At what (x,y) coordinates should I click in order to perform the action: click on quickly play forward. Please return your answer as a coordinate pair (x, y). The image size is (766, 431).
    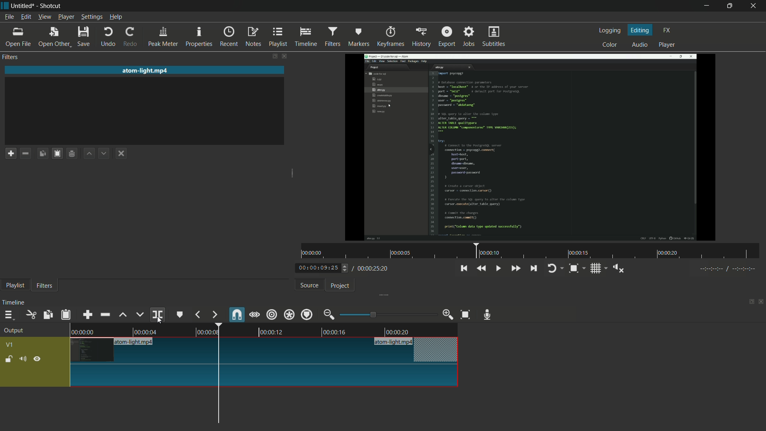
    Looking at the image, I should click on (515, 268).